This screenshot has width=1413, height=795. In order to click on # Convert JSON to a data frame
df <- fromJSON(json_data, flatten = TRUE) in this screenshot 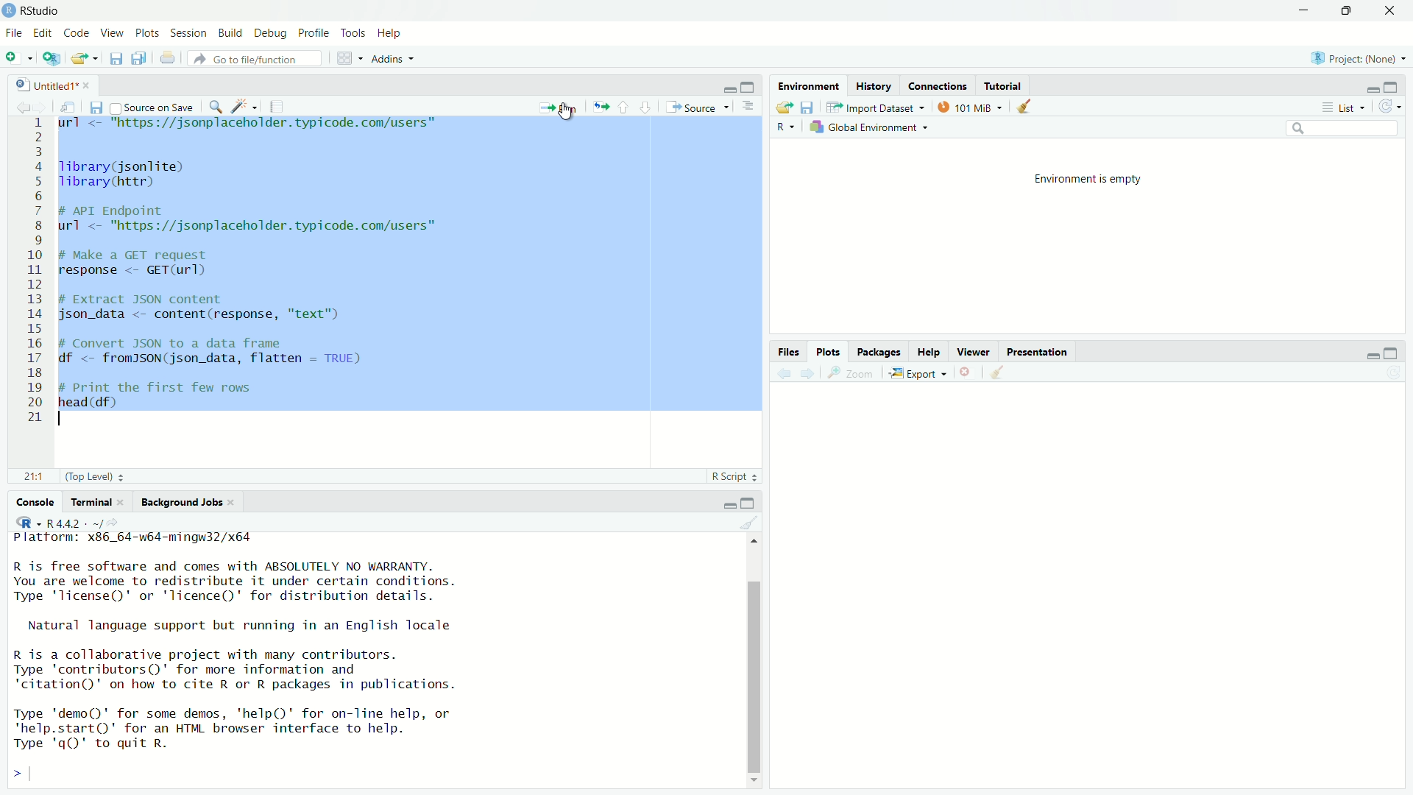, I will do `click(213, 352)`.